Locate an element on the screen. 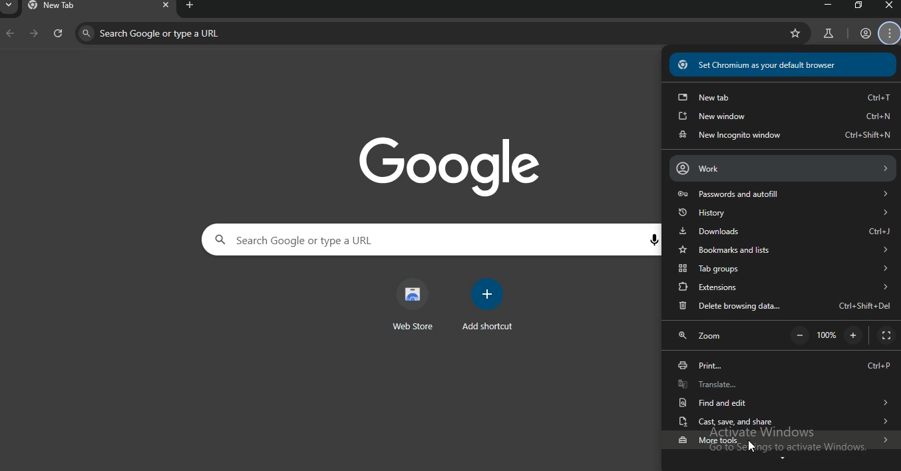  new tab is located at coordinates (69, 7).